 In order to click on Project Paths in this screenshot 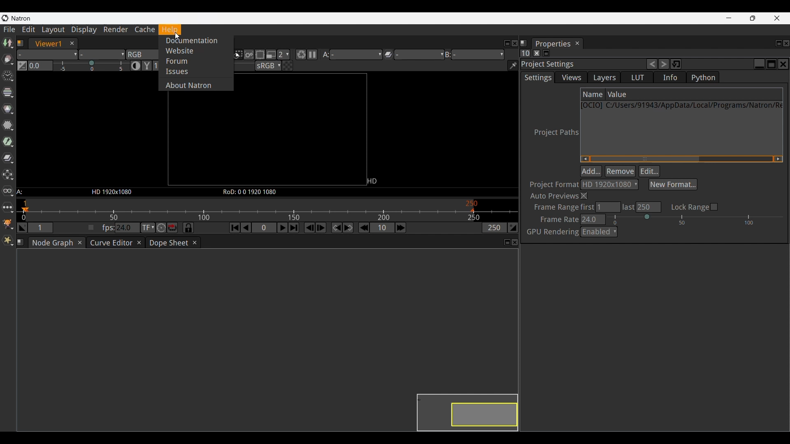, I will do `click(556, 133)`.